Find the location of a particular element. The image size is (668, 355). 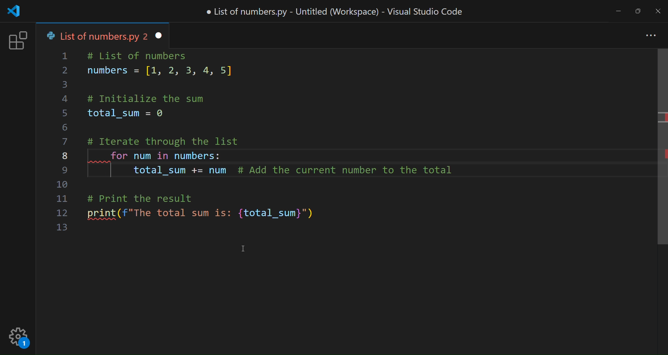

logo is located at coordinates (16, 12).